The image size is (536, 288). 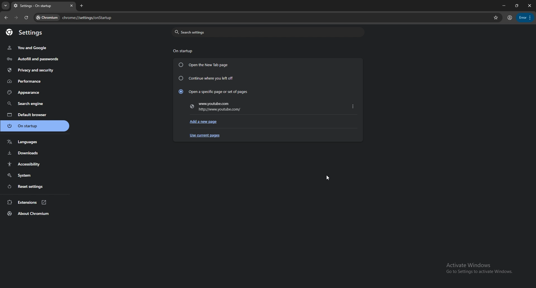 What do you see at coordinates (47, 18) in the screenshot?
I see `chromium` at bounding box center [47, 18].